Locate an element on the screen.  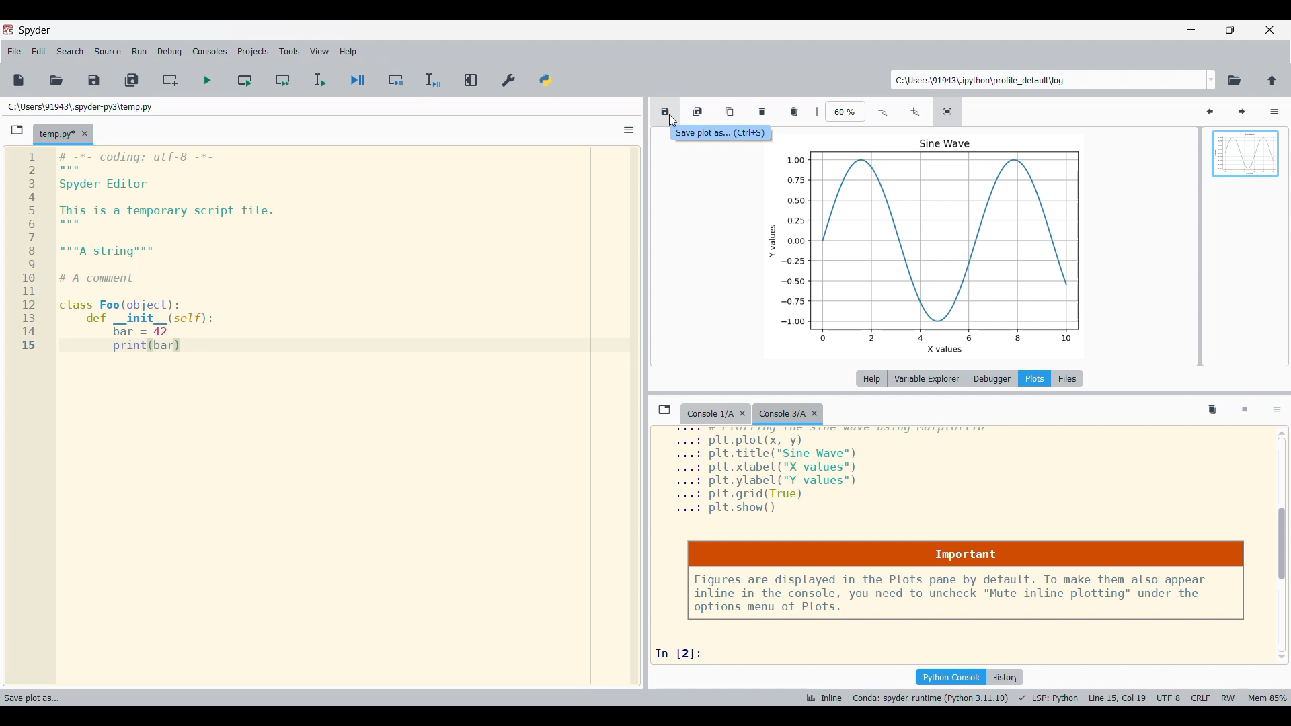
Search menu is located at coordinates (71, 52).